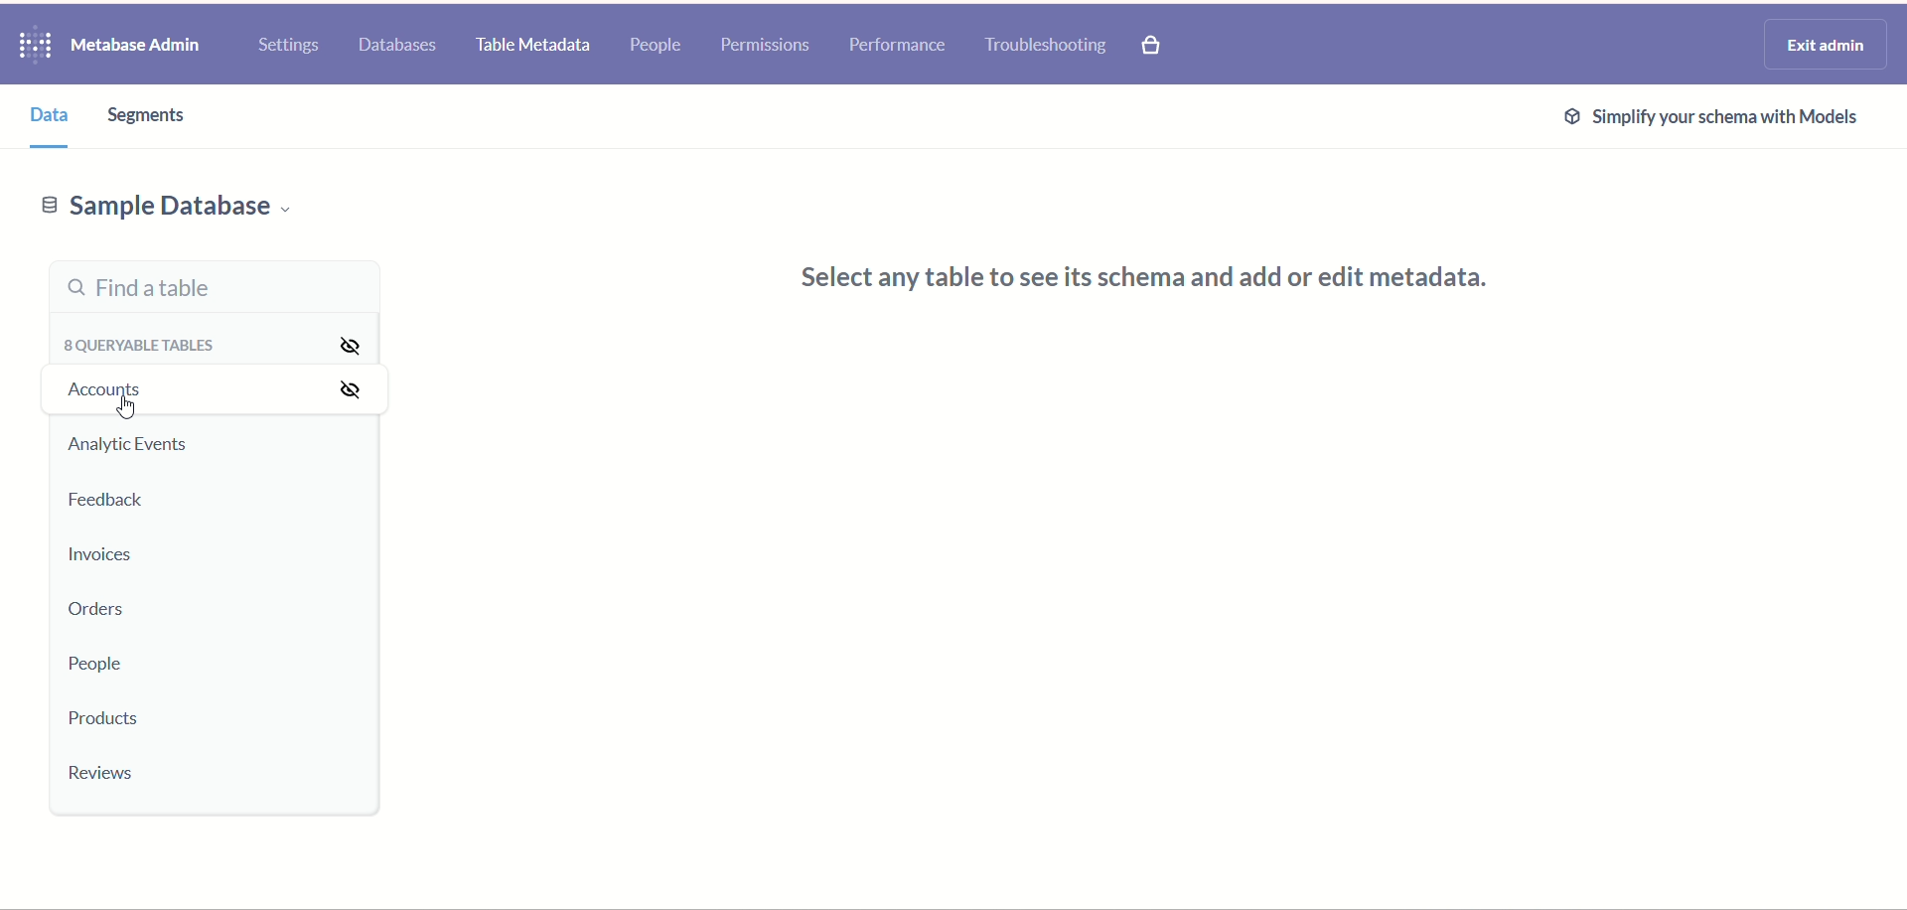  What do you see at coordinates (534, 48) in the screenshot?
I see `table metadata` at bounding box center [534, 48].